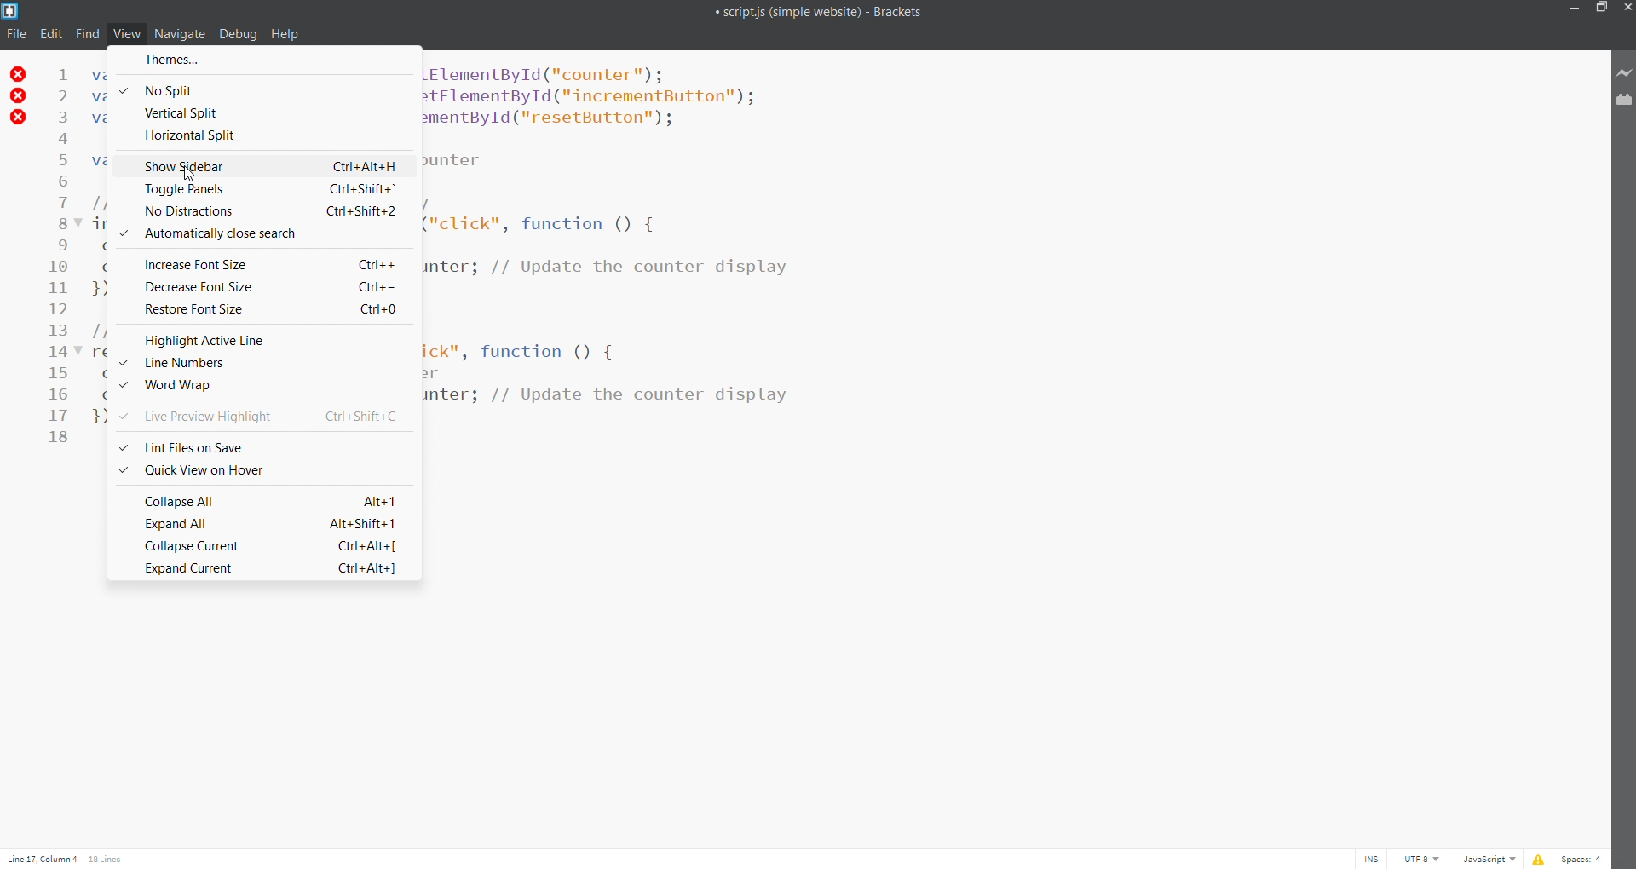 The image size is (1636, 869). What do you see at coordinates (1371, 859) in the screenshot?
I see `cursor toggle` at bounding box center [1371, 859].